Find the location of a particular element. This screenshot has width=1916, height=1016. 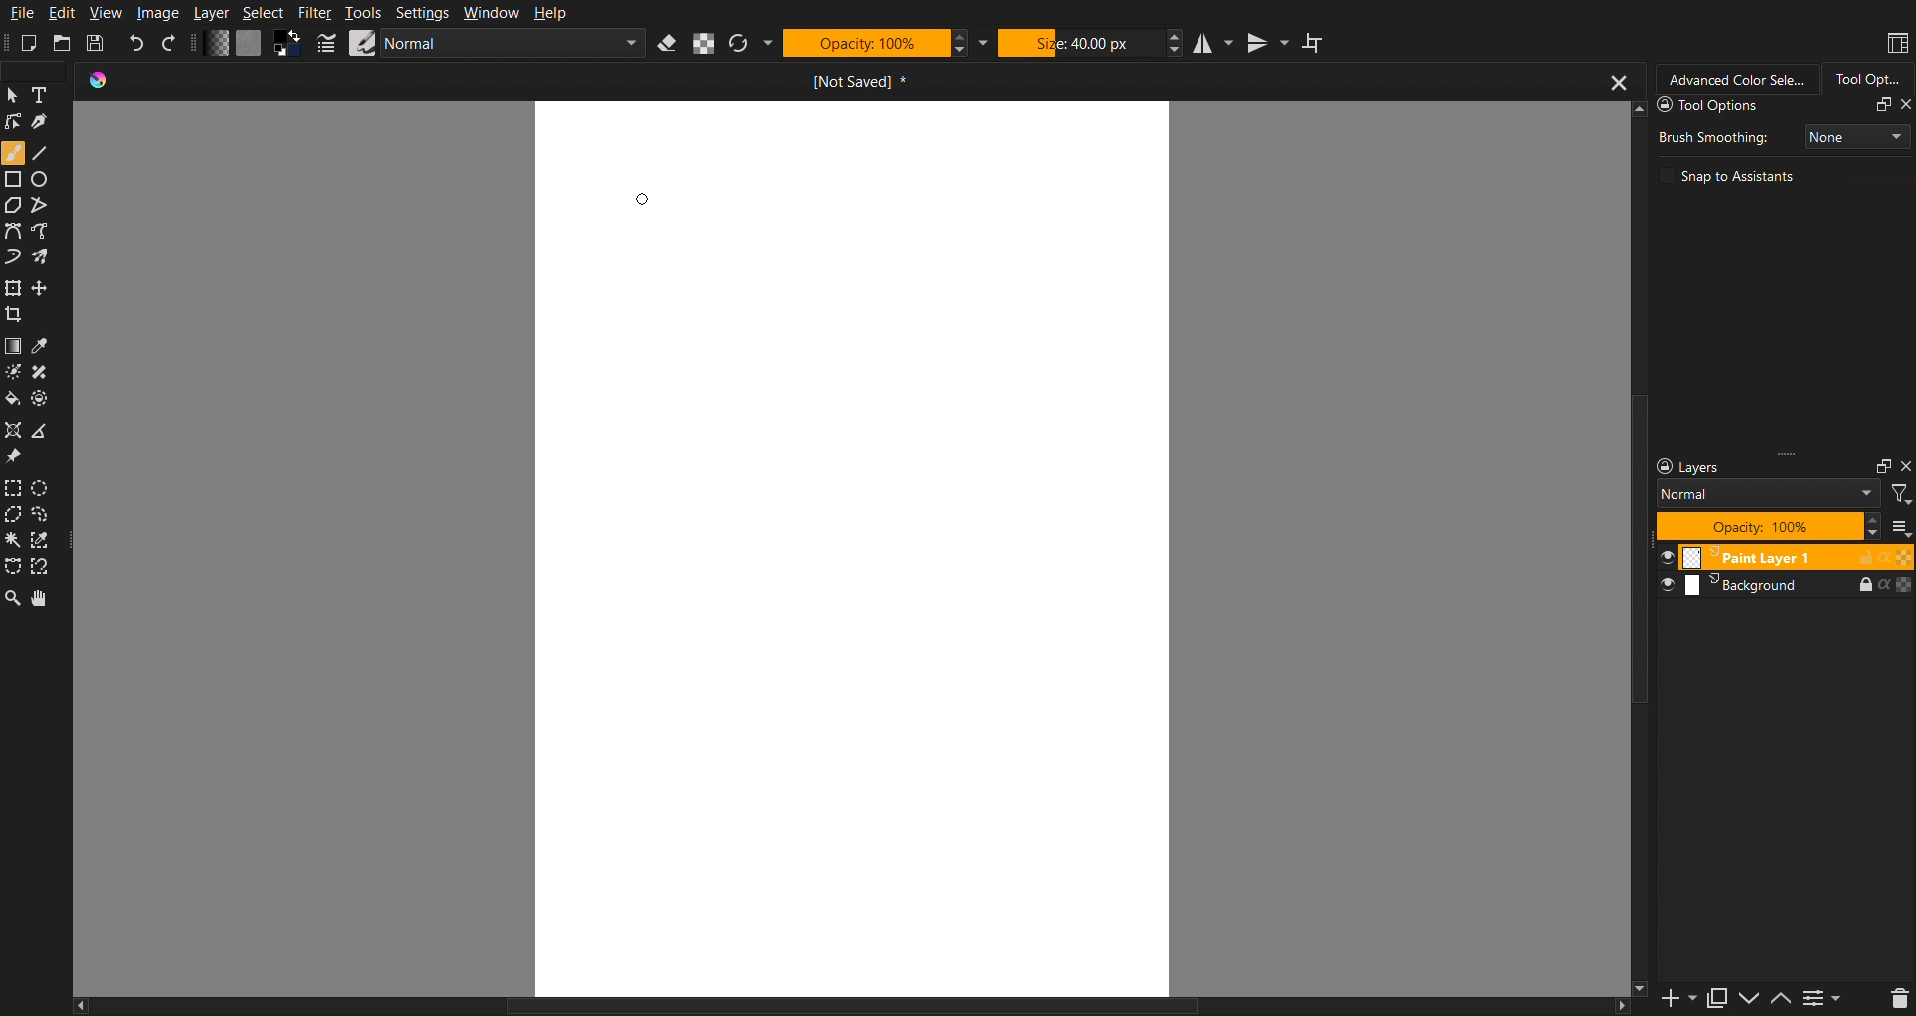

Selection Tools is located at coordinates (13, 569).